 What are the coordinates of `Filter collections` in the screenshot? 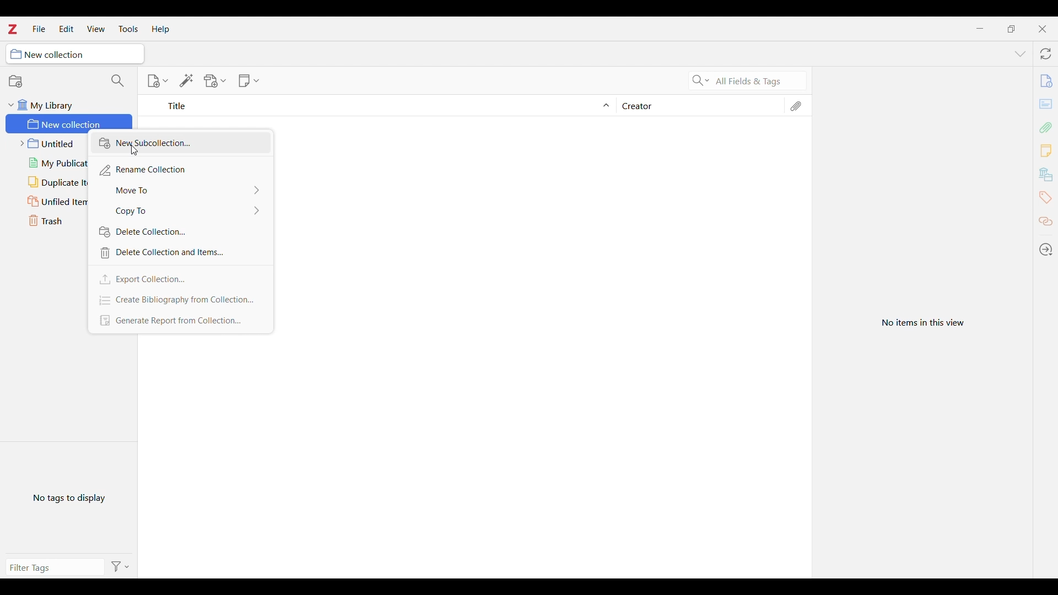 It's located at (118, 80).